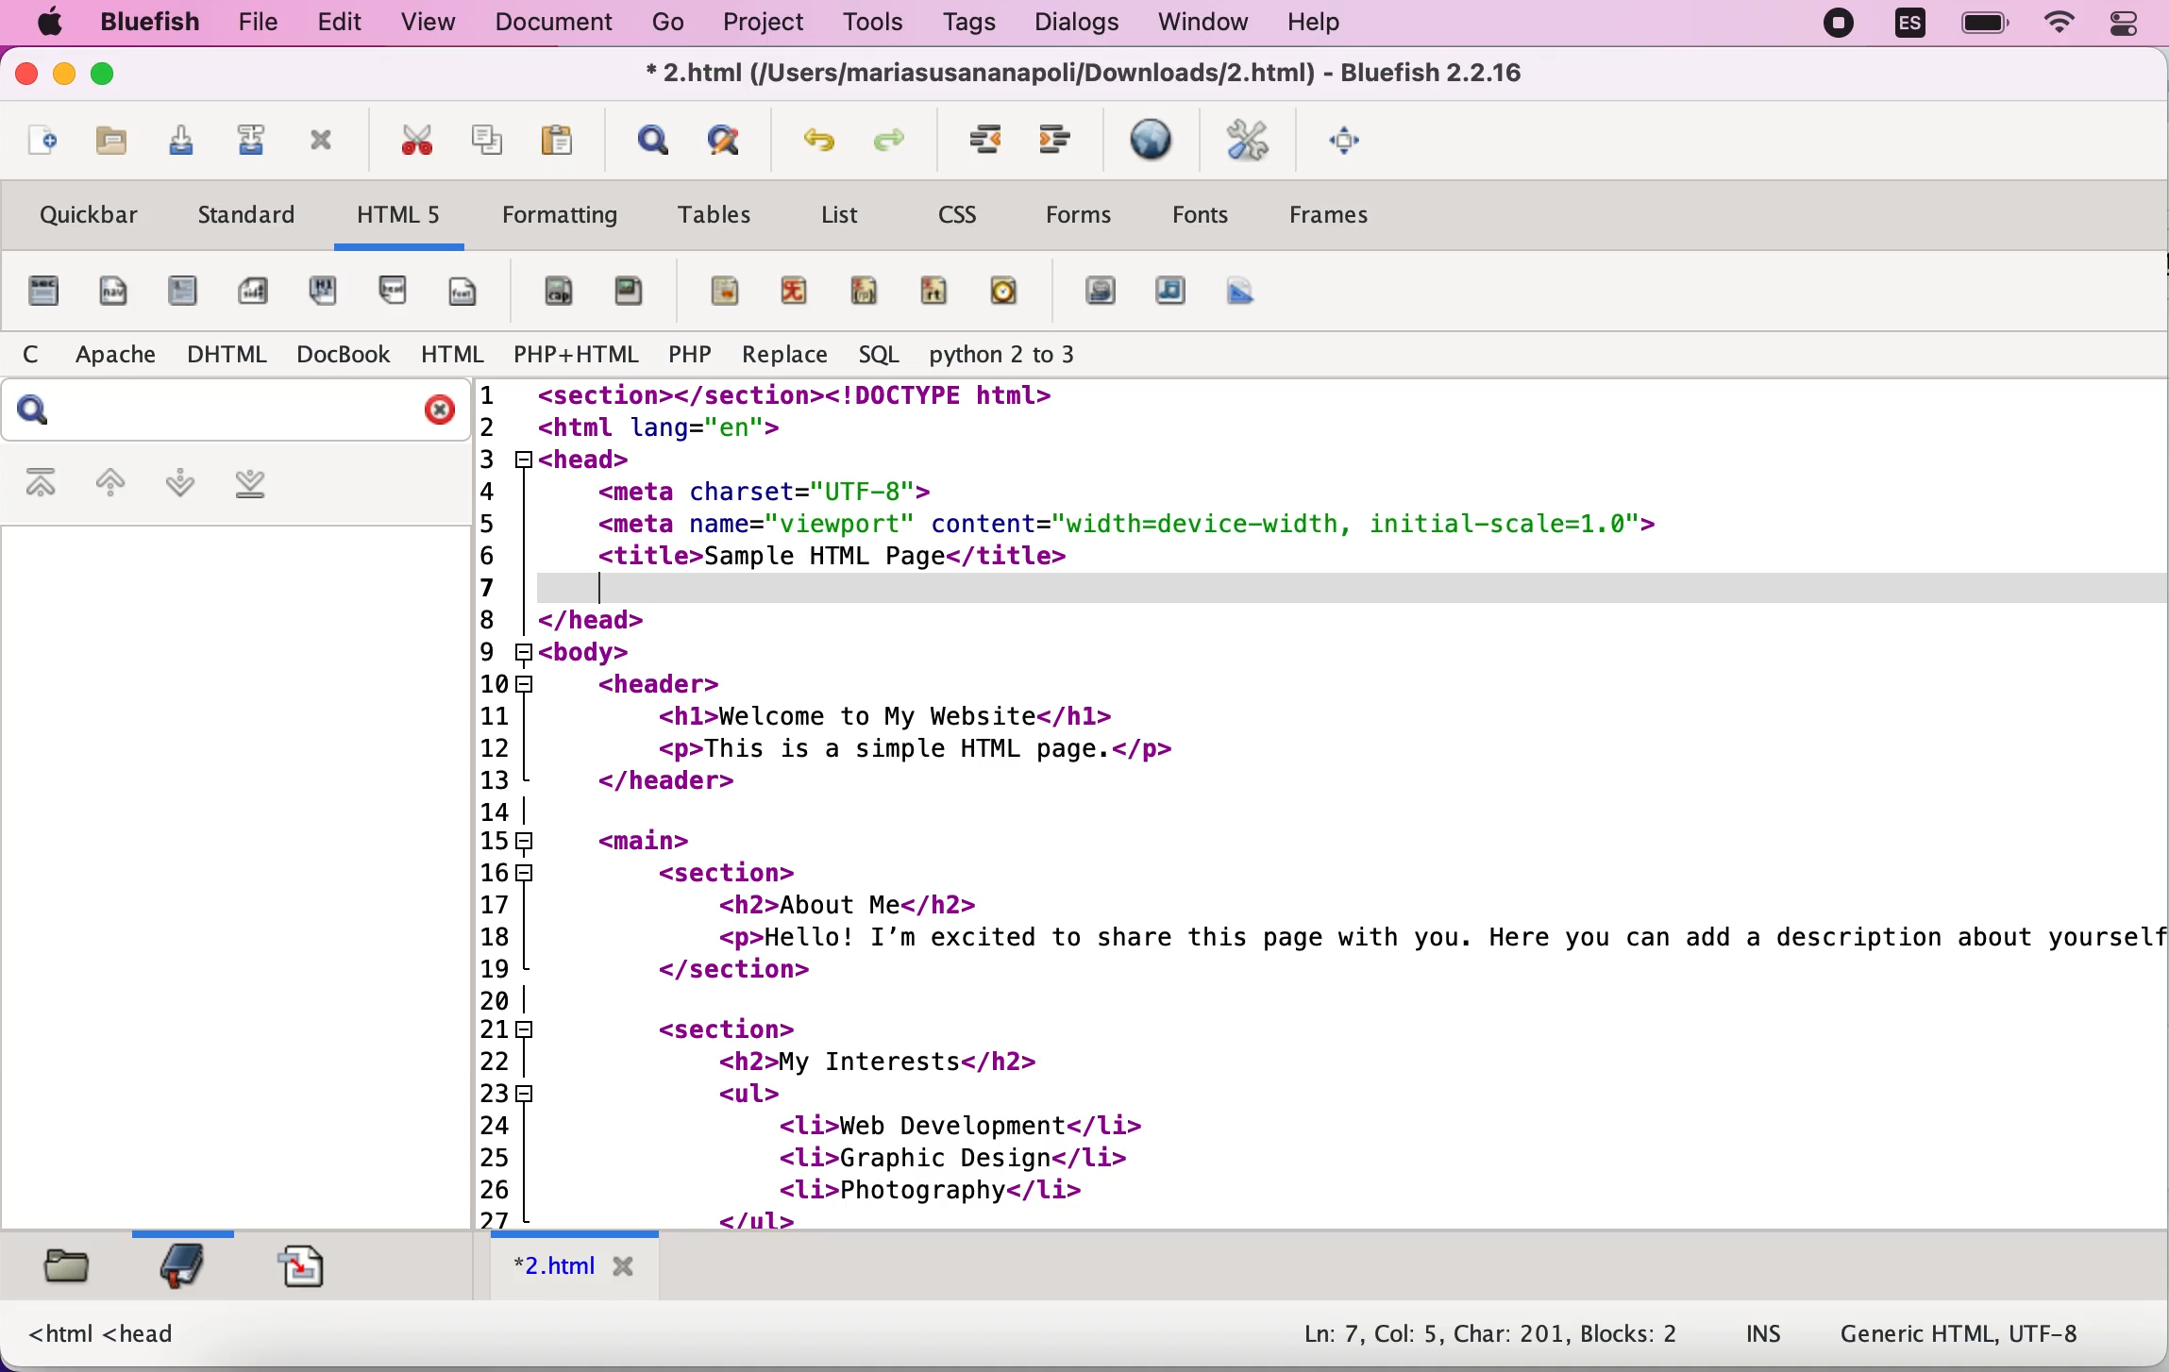 This screenshot has height=1372, width=2169. I want to click on fullscreen, so click(1357, 141).